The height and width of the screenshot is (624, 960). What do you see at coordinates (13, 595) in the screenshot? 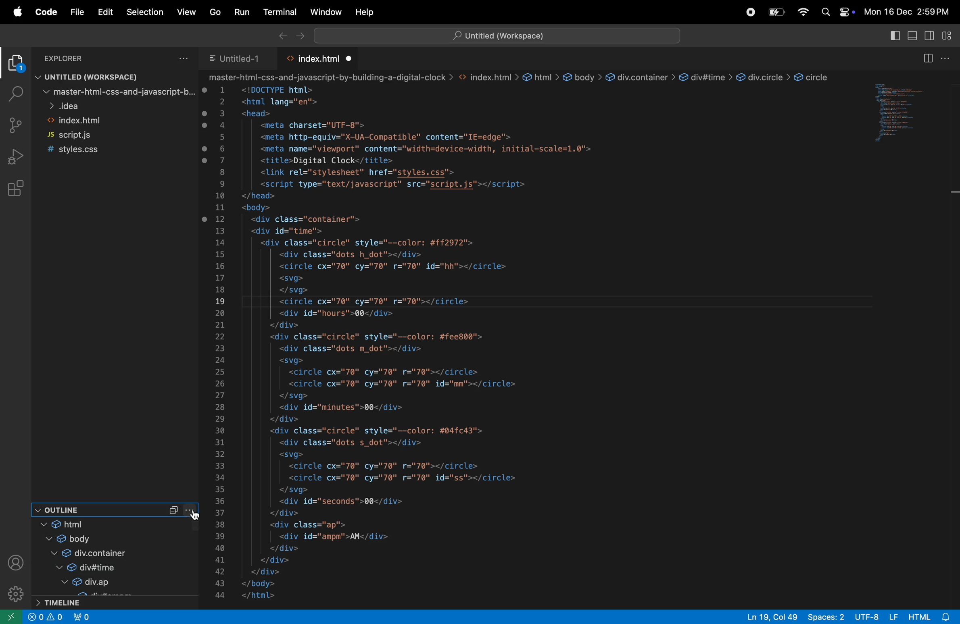
I see `settings` at bounding box center [13, 595].